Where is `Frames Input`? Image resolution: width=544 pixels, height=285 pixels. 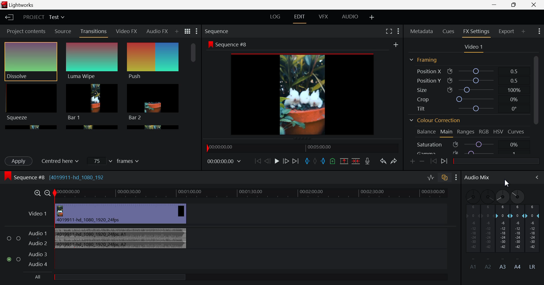
Frames Input is located at coordinates (114, 161).